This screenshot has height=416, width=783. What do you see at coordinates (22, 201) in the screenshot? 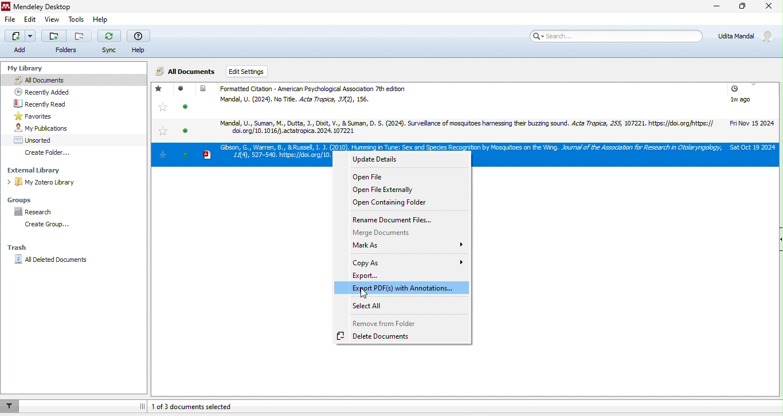
I see `groups` at bounding box center [22, 201].